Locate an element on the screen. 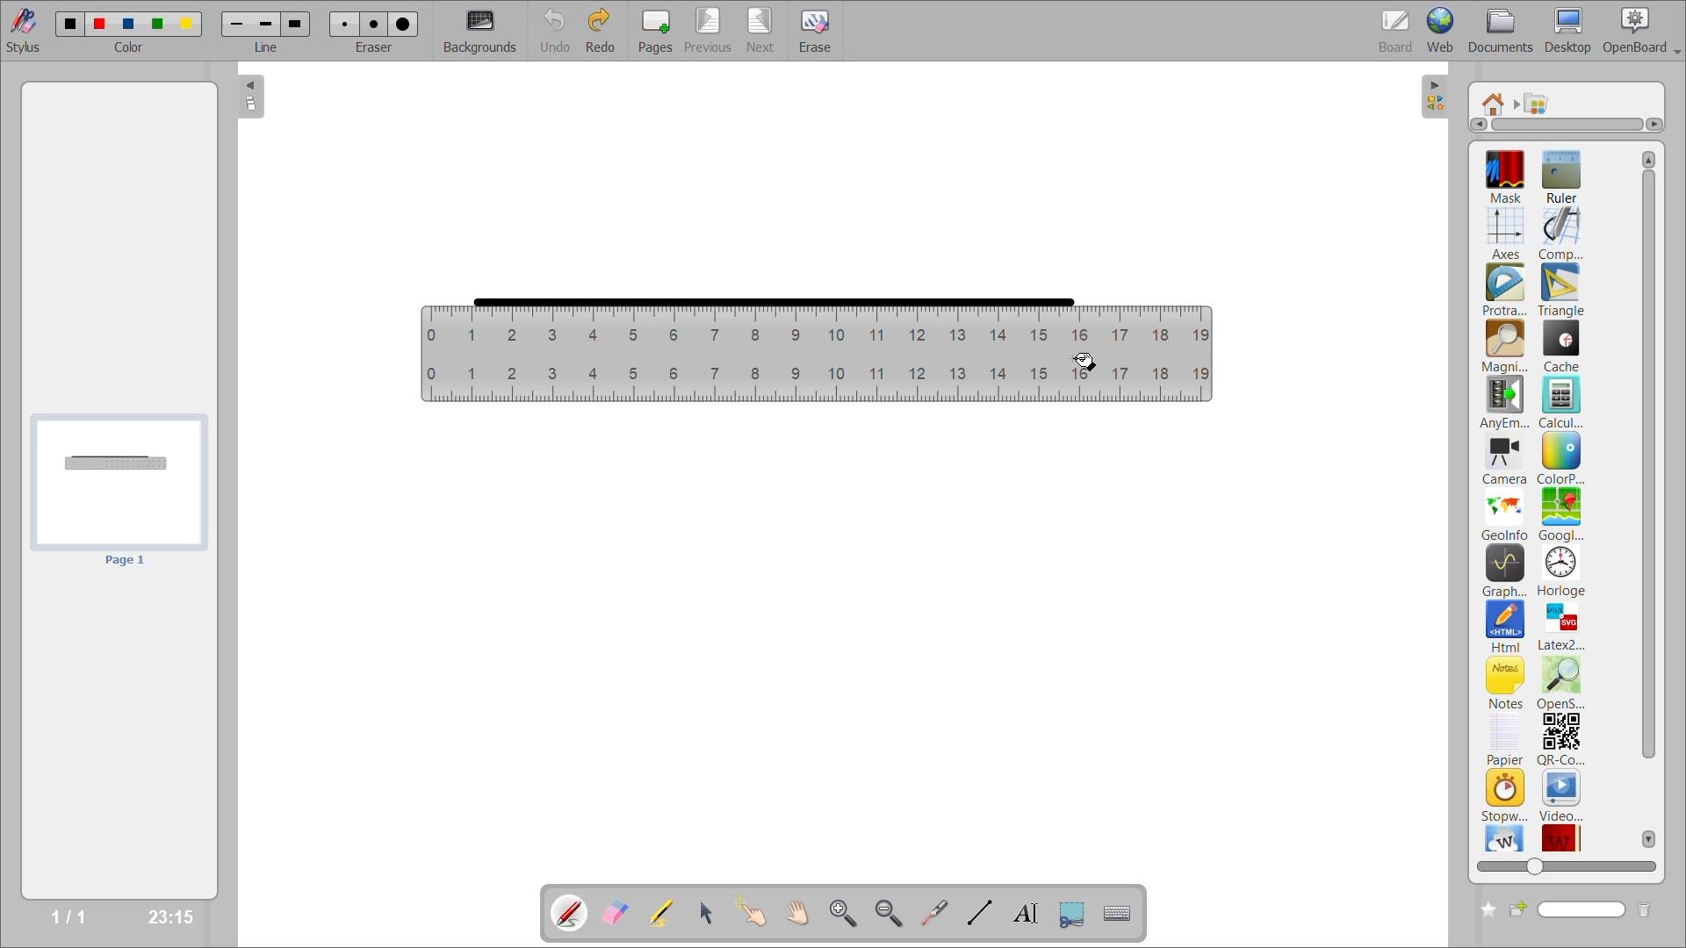 This screenshot has width=1686, height=948. name box is located at coordinates (1567, 909).